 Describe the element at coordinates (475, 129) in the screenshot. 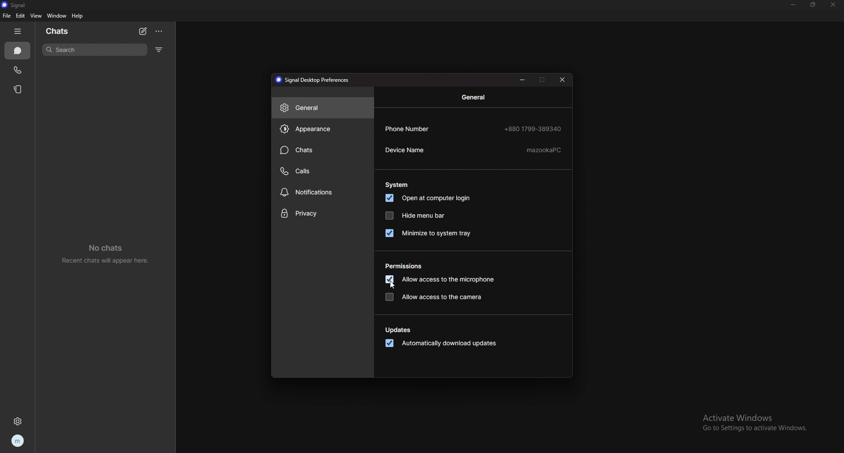

I see `phone number` at that location.